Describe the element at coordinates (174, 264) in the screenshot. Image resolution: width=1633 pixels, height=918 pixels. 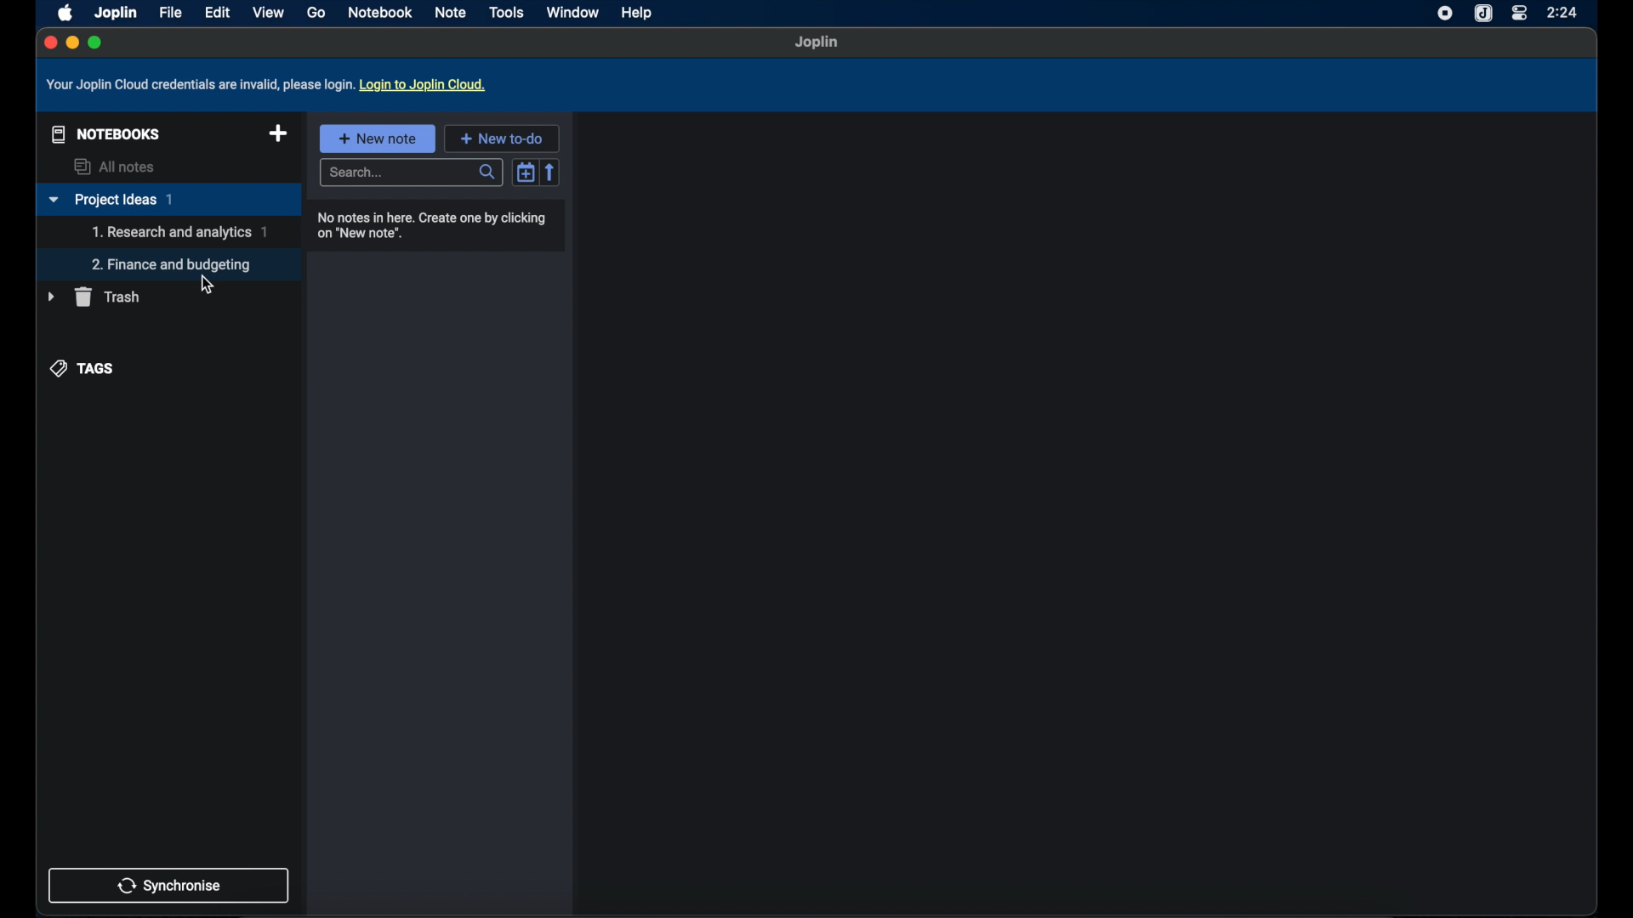
I see `Finance and Budgeting(sub-notebook)` at that location.